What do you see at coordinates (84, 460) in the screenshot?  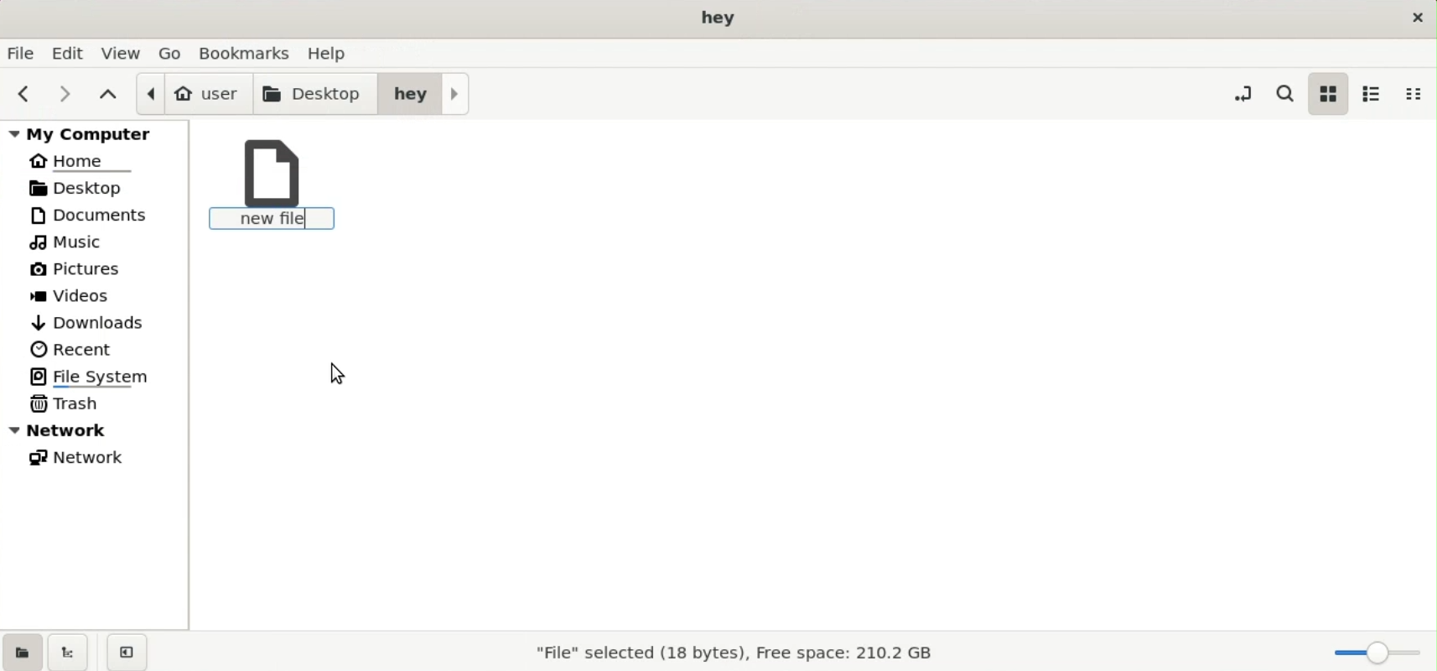 I see `network` at bounding box center [84, 460].